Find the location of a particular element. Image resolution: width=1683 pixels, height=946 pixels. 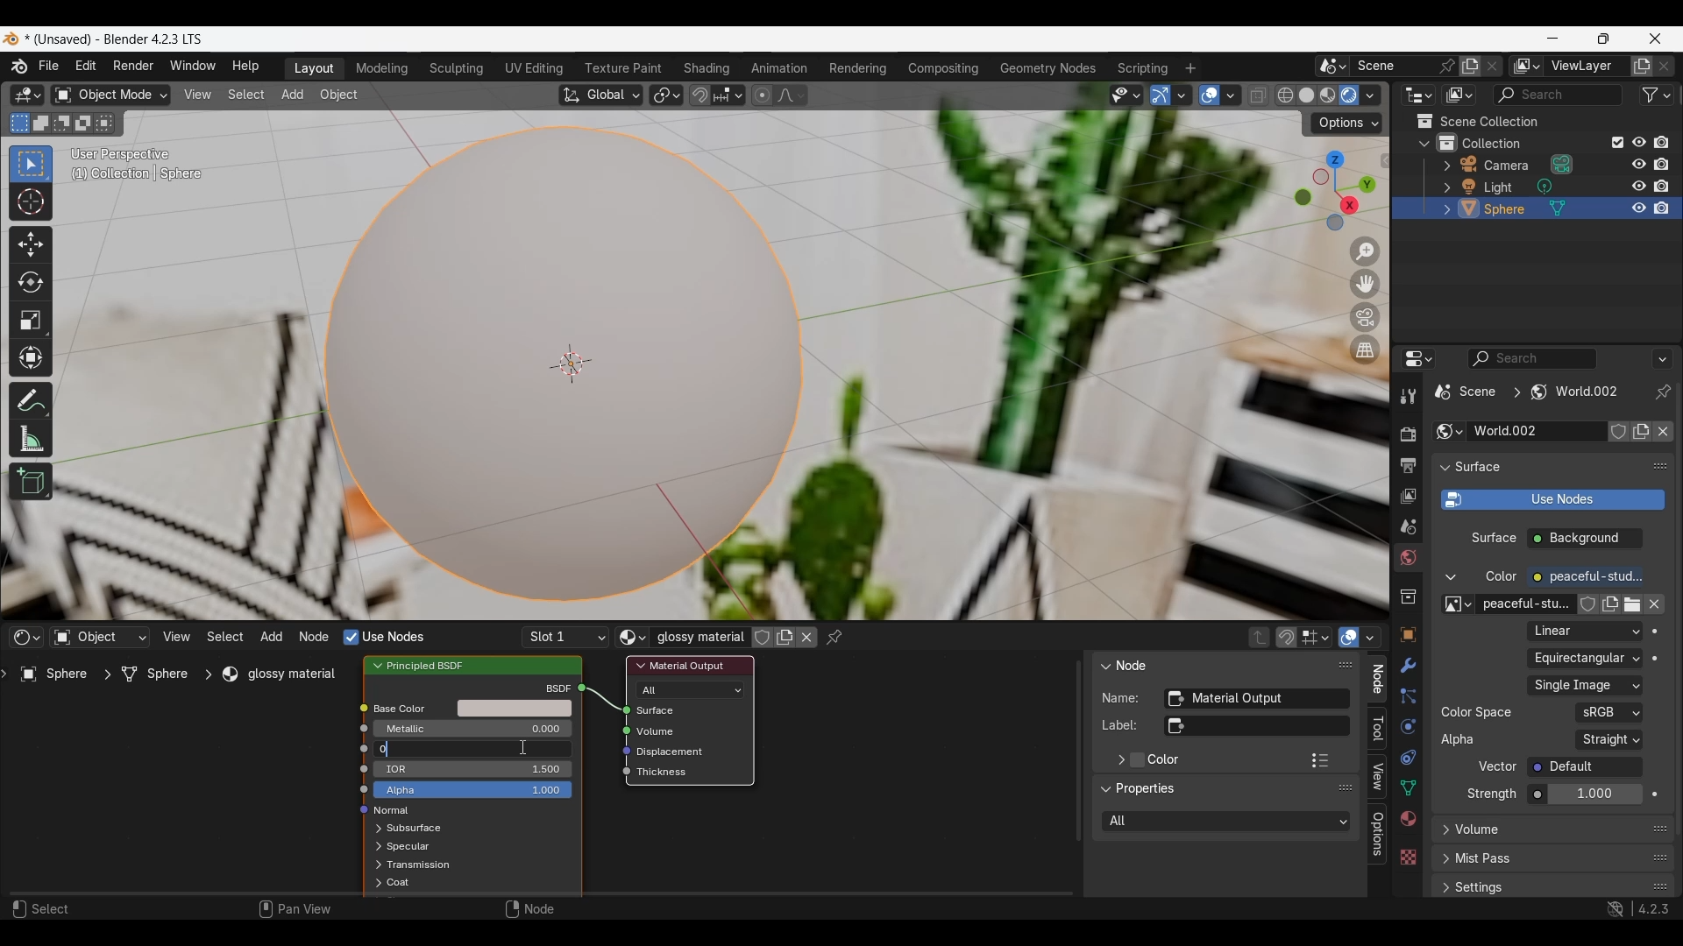

Collapse is located at coordinates (1444, 468).